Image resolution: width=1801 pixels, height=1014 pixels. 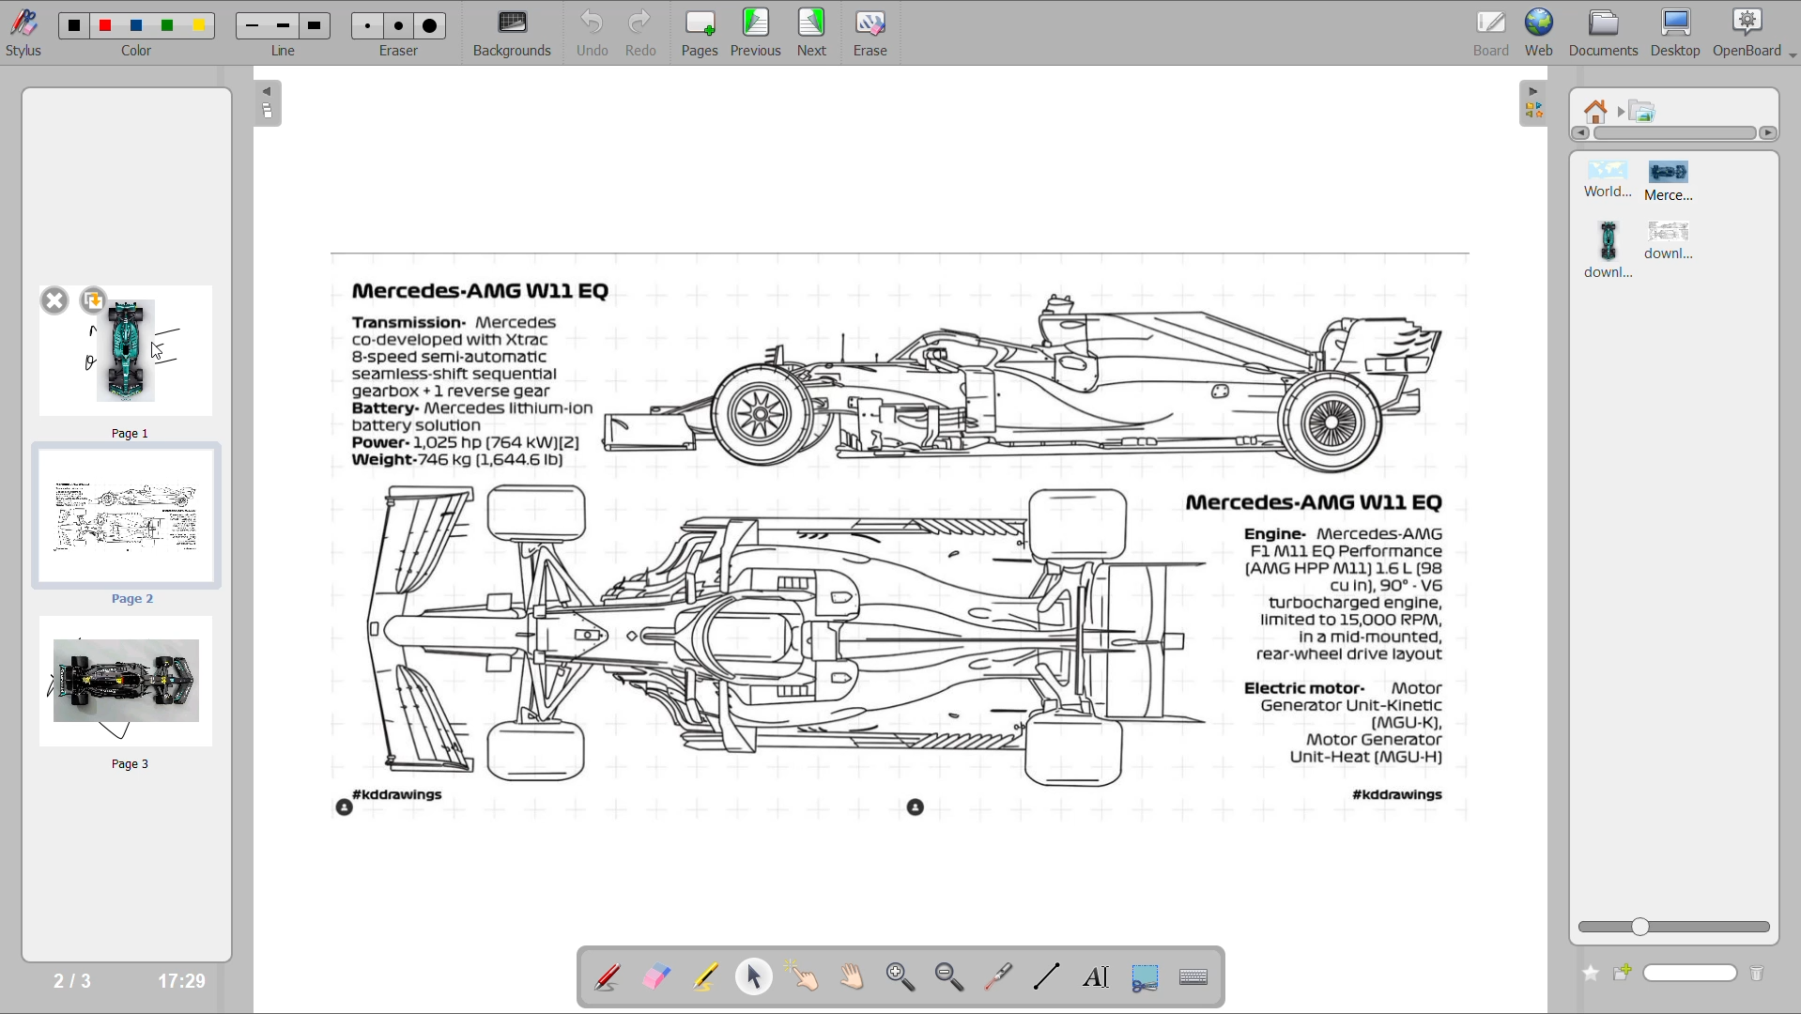 I want to click on create new folder, so click(x=1628, y=970).